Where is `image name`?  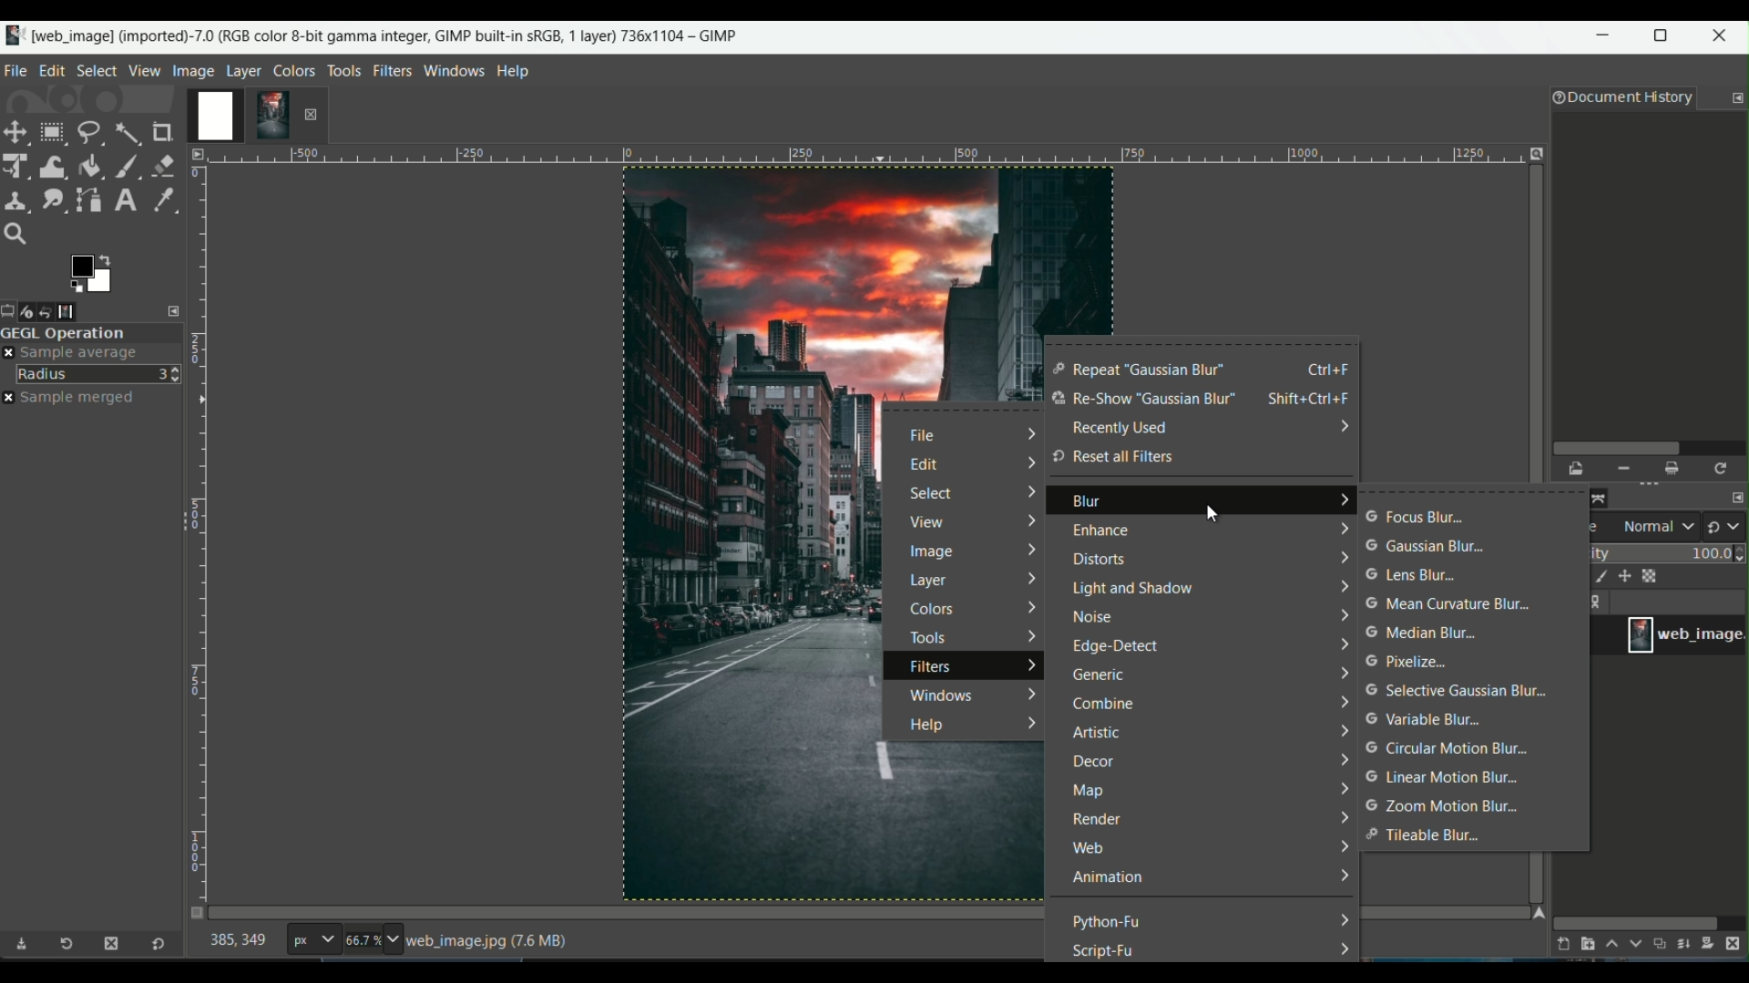
image name is located at coordinates (1685, 634).